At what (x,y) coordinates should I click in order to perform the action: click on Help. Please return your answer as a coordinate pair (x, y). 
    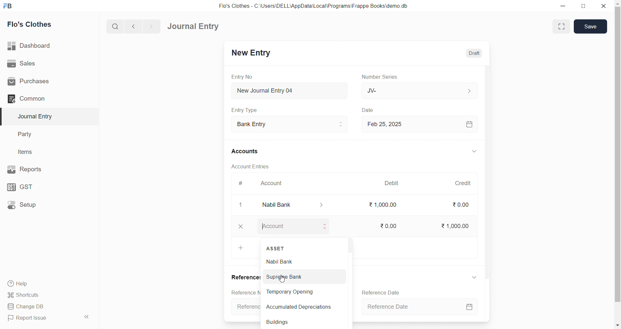
    Looking at the image, I should click on (47, 283).